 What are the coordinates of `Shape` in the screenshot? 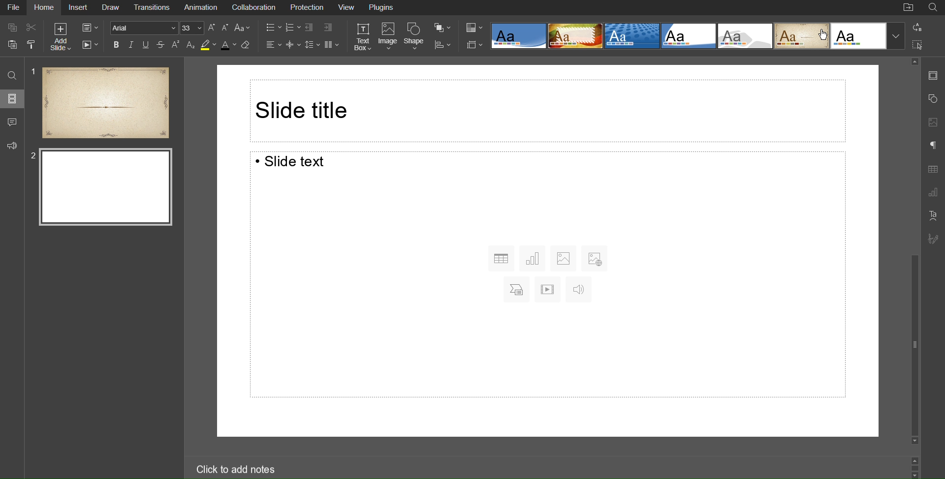 It's located at (414, 37).